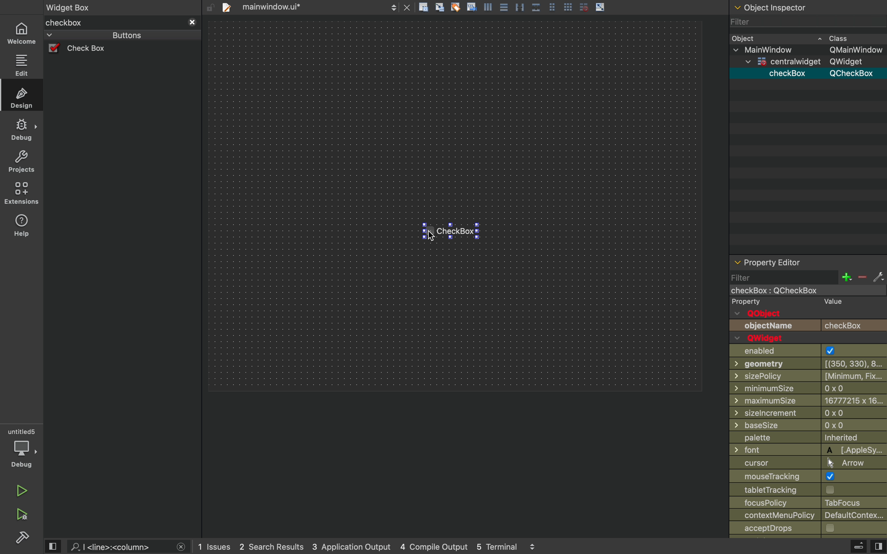  Describe the element at coordinates (488, 6) in the screenshot. I see `align left` at that location.